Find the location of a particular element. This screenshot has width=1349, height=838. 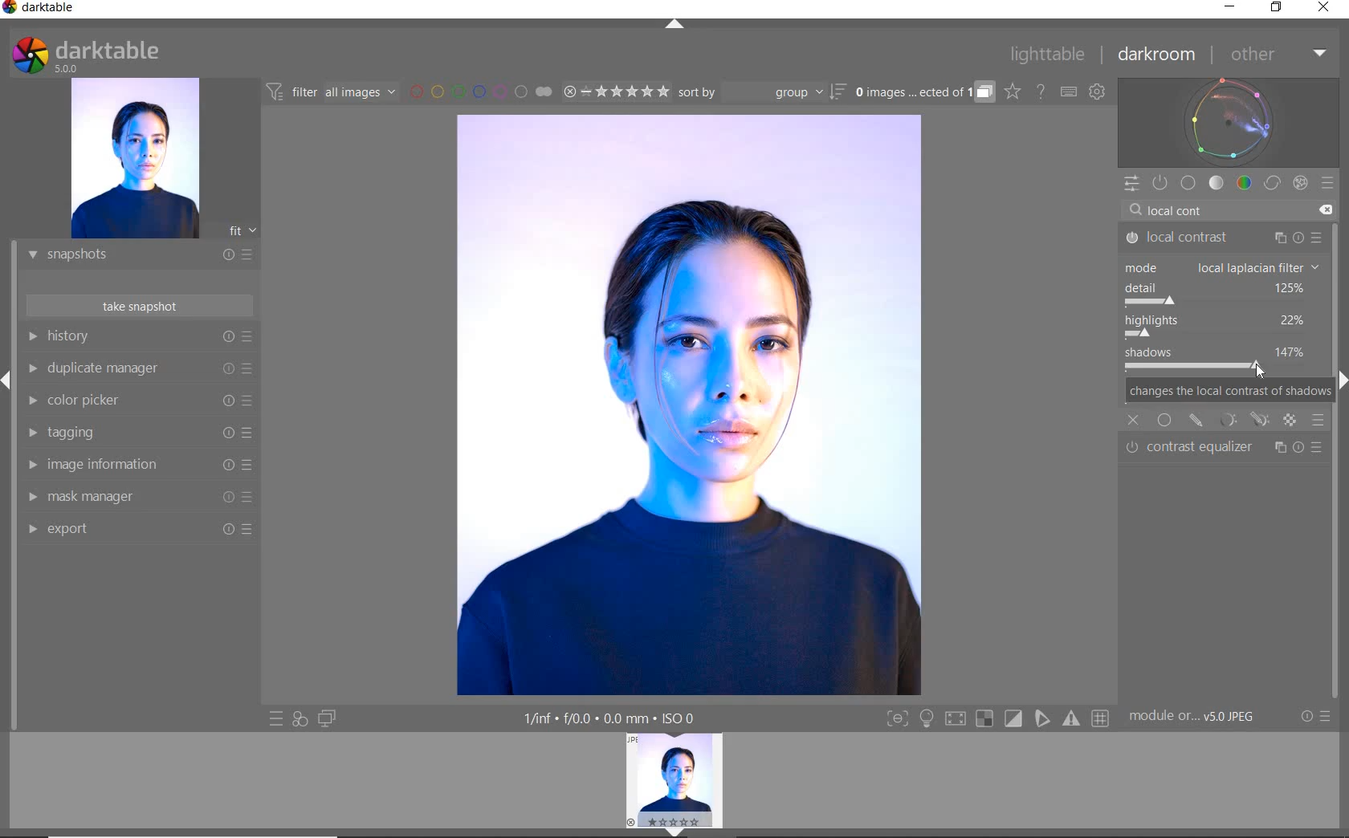

Button is located at coordinates (955, 721).